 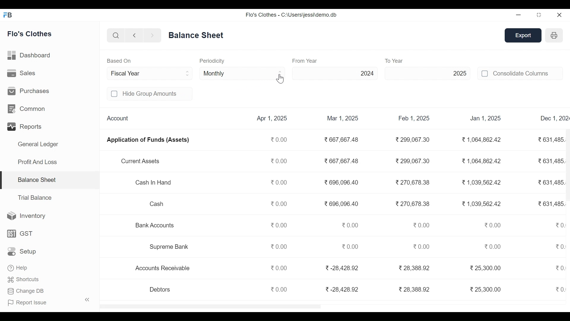 I want to click on inventory, so click(x=27, y=216).